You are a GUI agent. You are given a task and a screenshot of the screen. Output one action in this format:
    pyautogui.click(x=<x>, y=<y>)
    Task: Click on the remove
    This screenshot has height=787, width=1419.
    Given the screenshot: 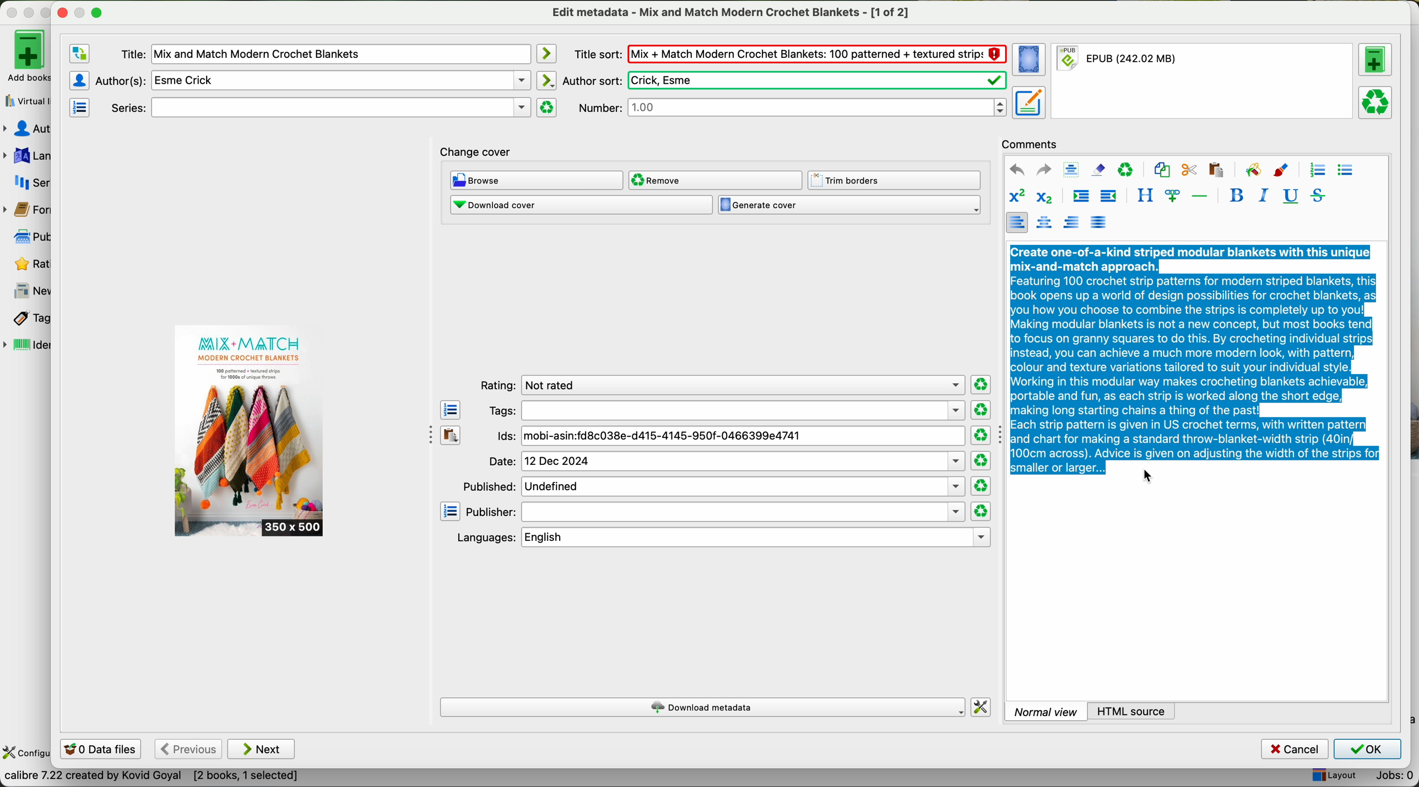 What is the action you would take?
    pyautogui.click(x=714, y=180)
    